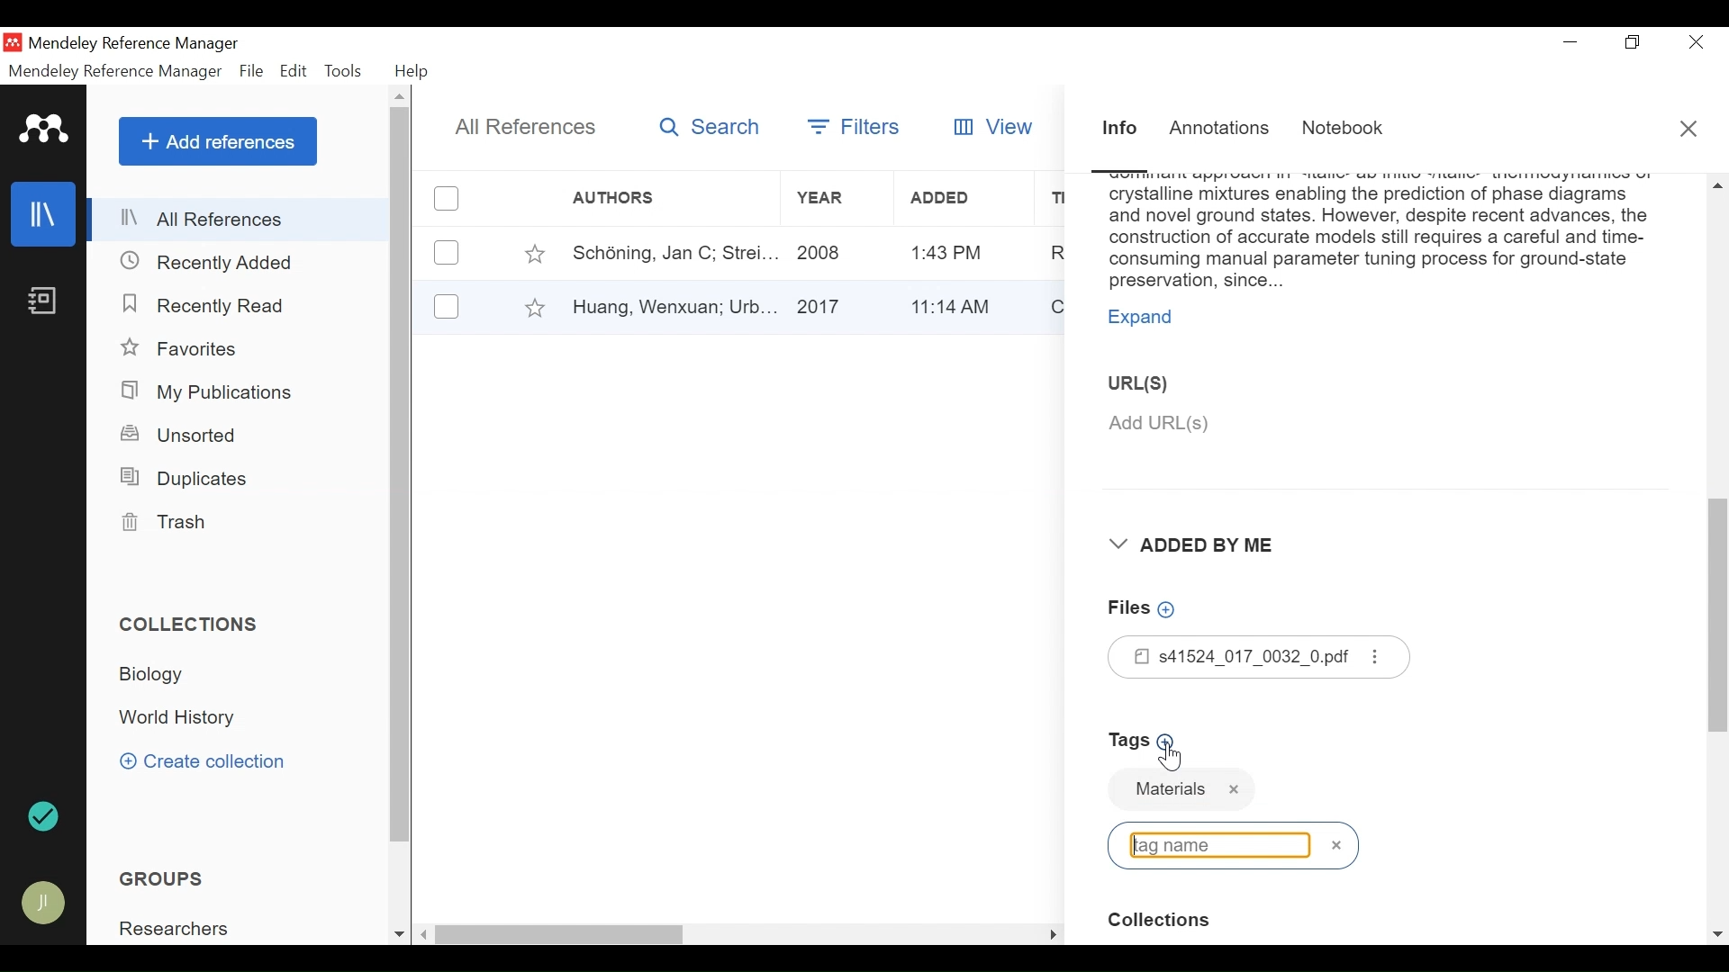  I want to click on Collections, so click(191, 625).